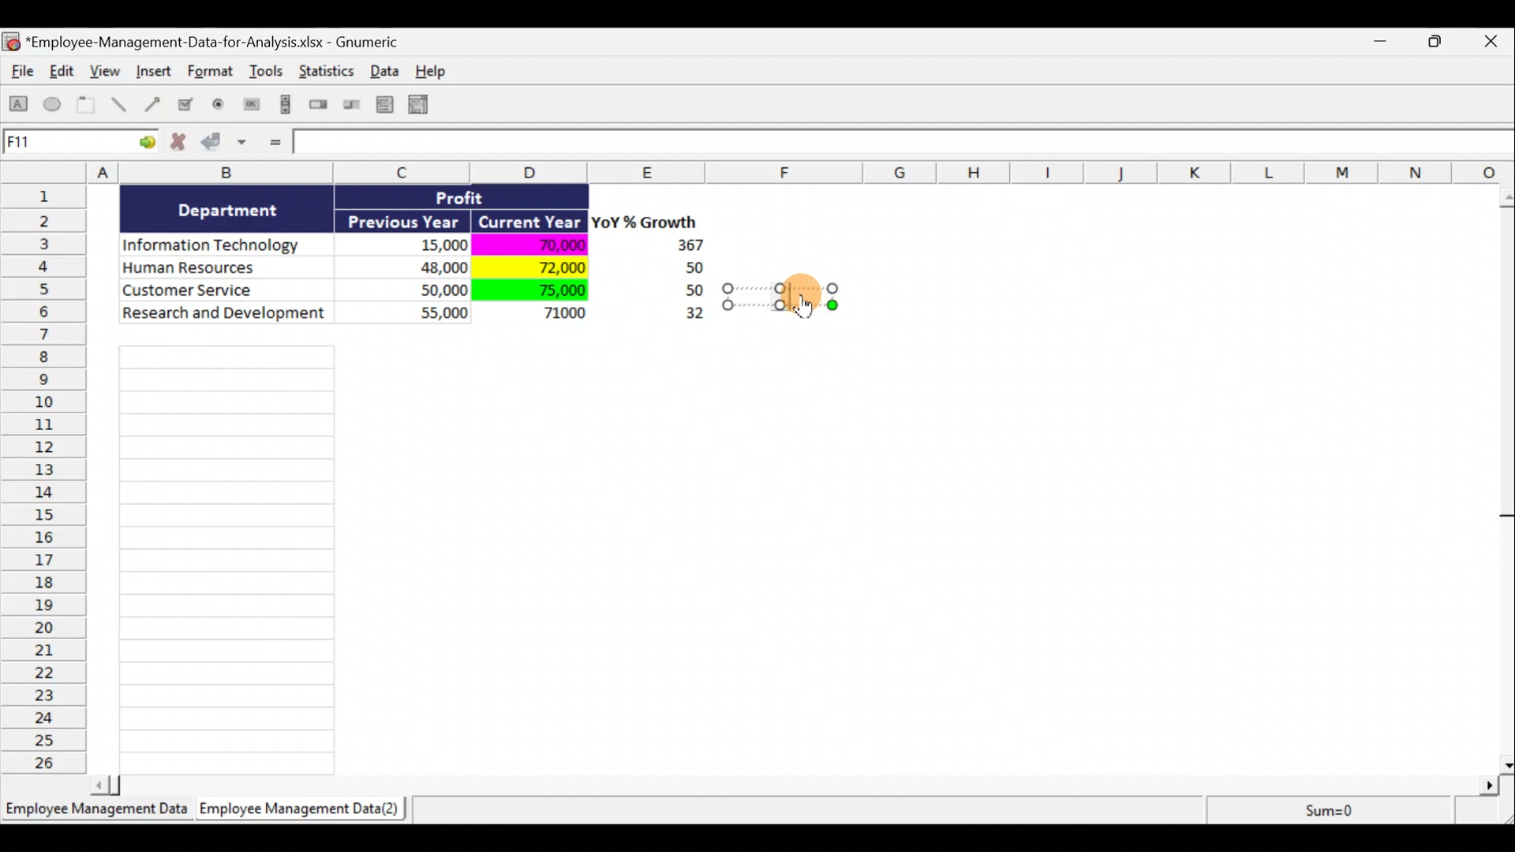  What do you see at coordinates (250, 108) in the screenshot?
I see `Create a button` at bounding box center [250, 108].